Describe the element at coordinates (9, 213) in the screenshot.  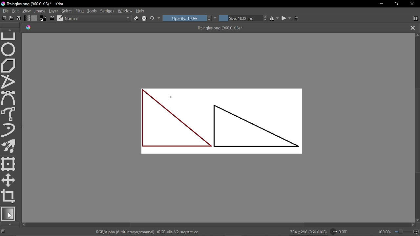
I see `Gradient tool` at that location.